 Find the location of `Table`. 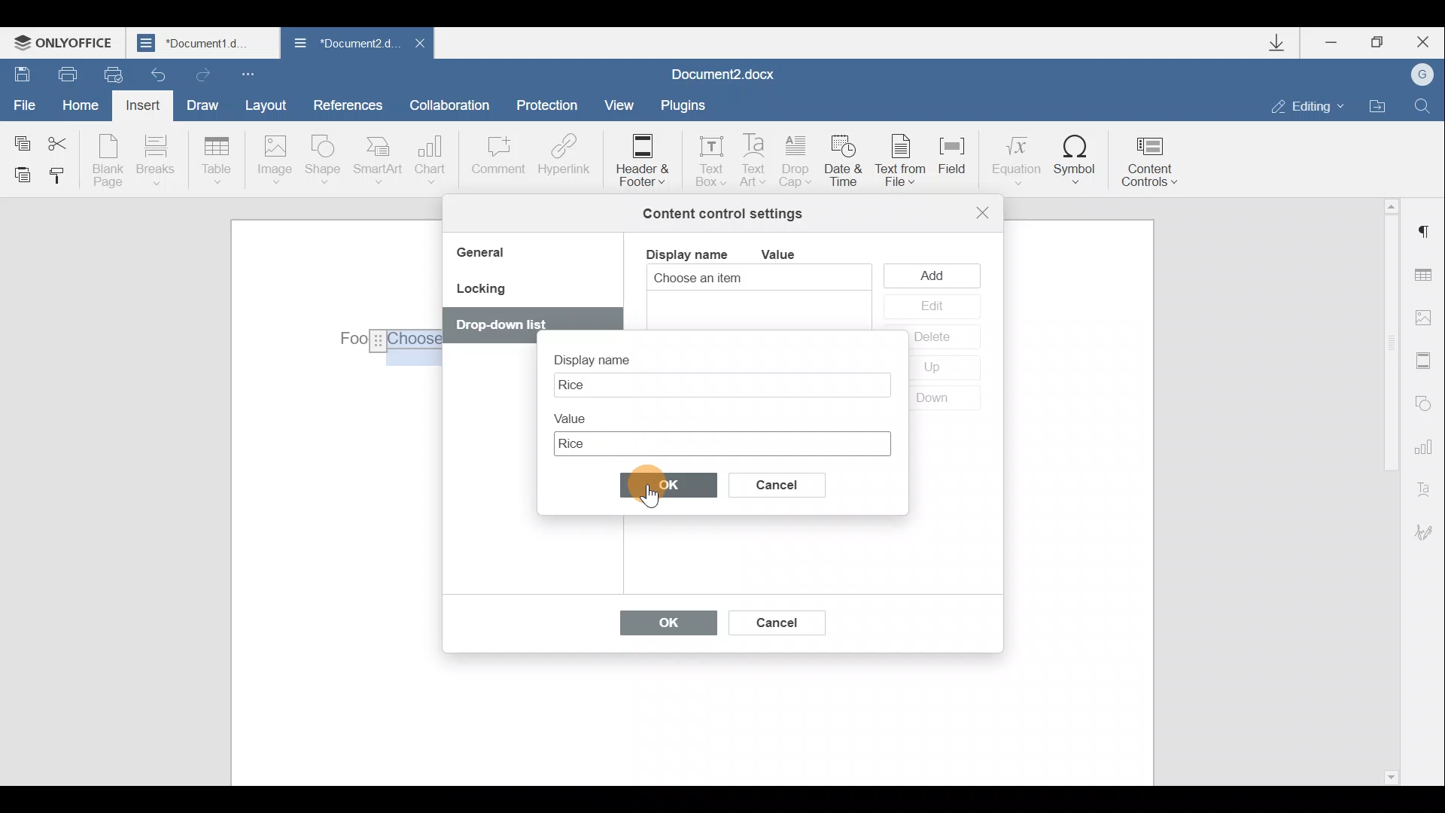

Table is located at coordinates (218, 162).